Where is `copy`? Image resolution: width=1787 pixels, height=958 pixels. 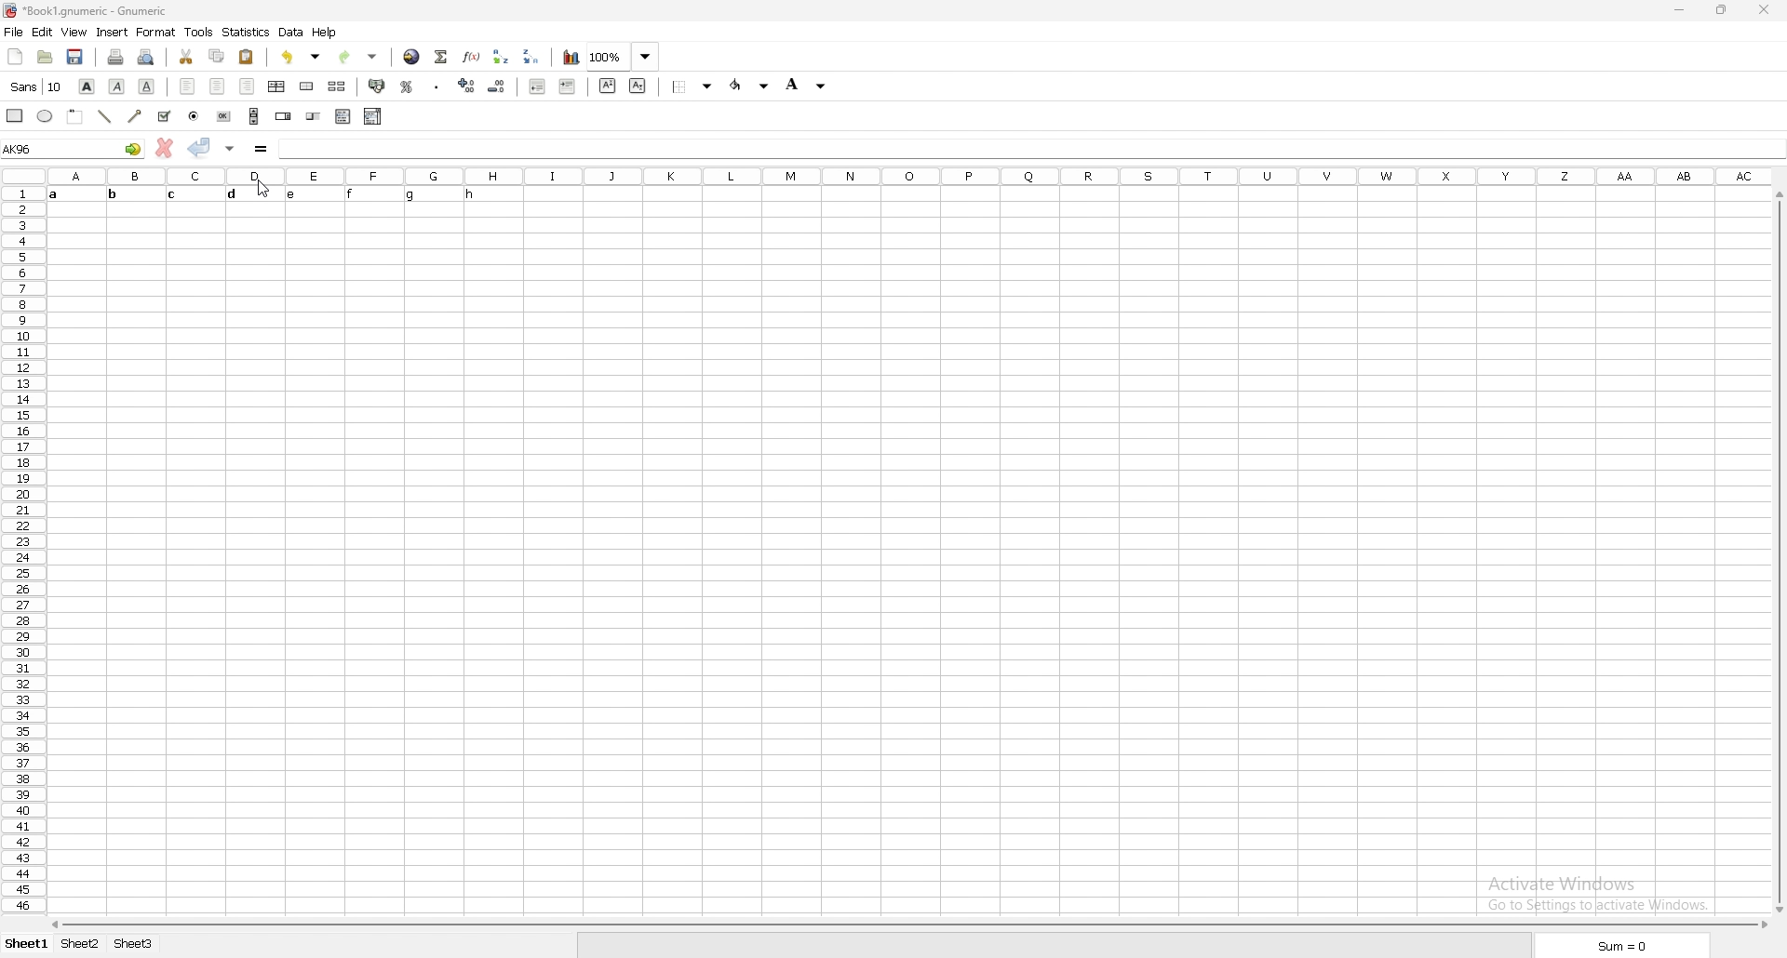 copy is located at coordinates (218, 55).